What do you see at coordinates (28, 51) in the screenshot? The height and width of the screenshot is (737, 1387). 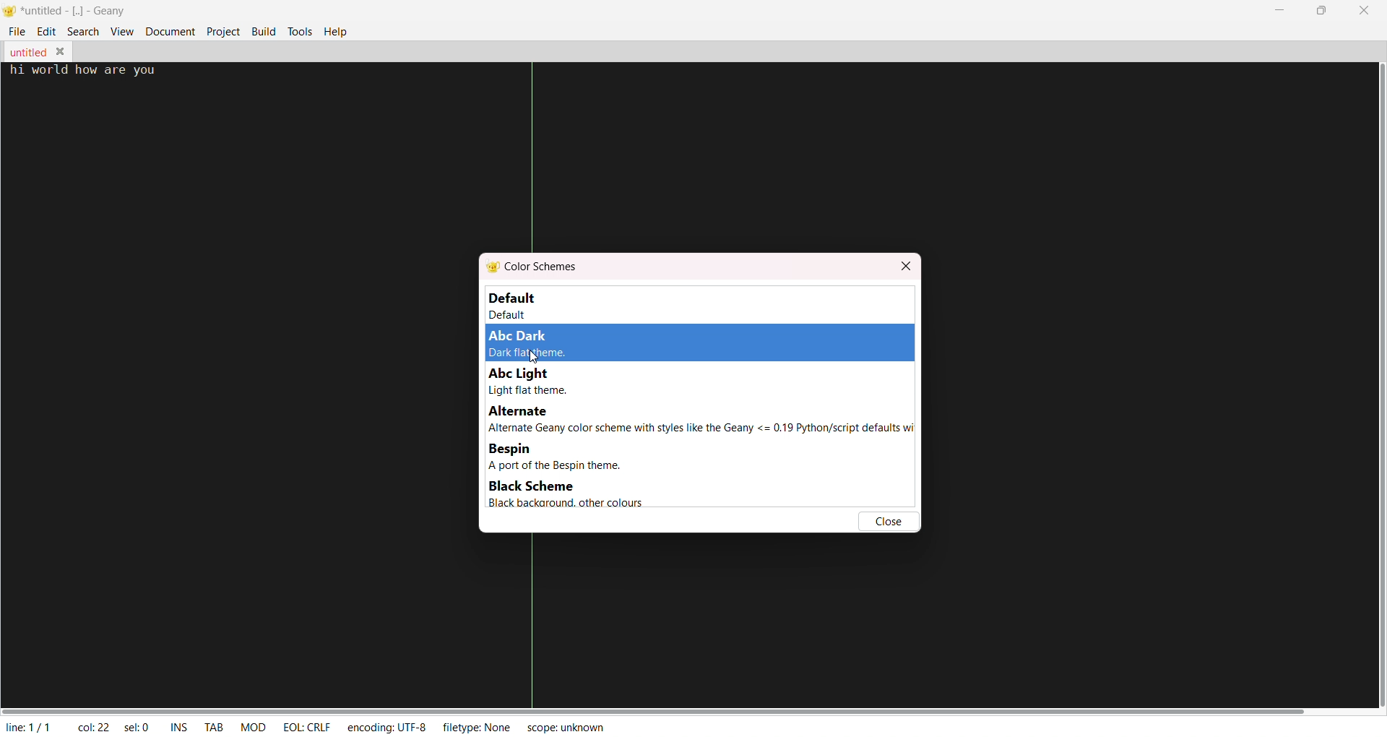 I see `untilted` at bounding box center [28, 51].